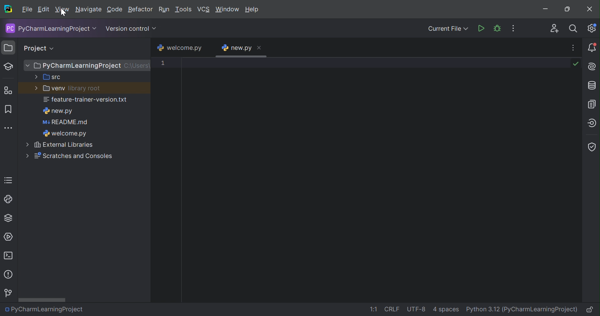 The height and width of the screenshot is (316, 600). I want to click on 1:1, so click(374, 309).